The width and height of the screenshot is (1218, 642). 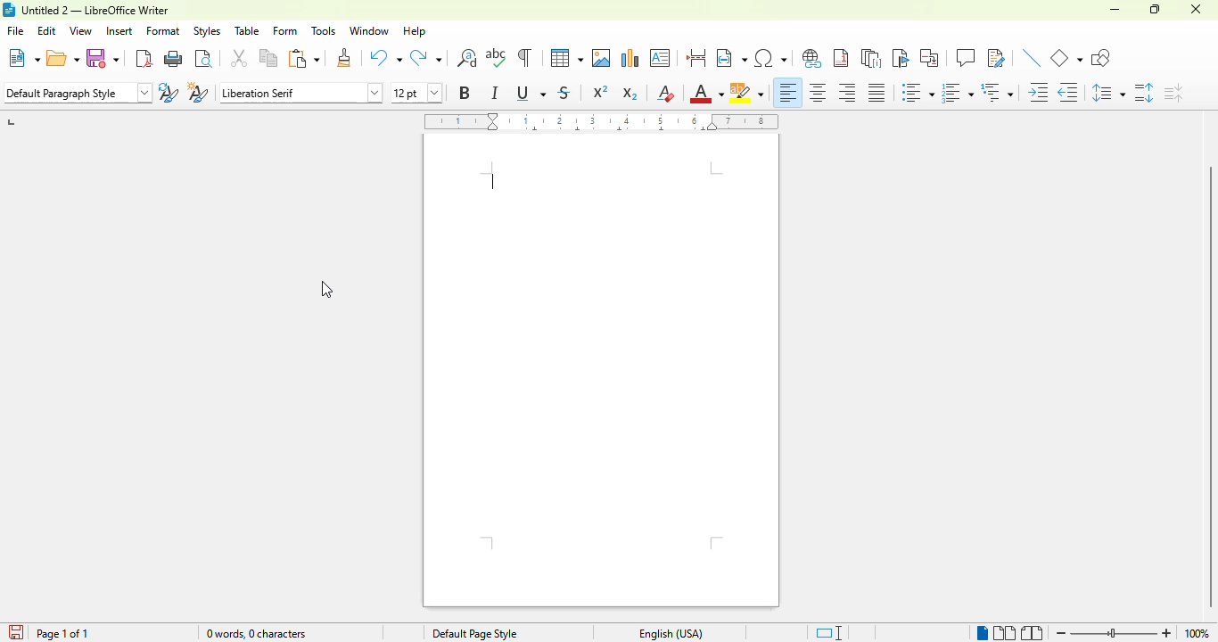 I want to click on set line spacing, so click(x=1108, y=92).